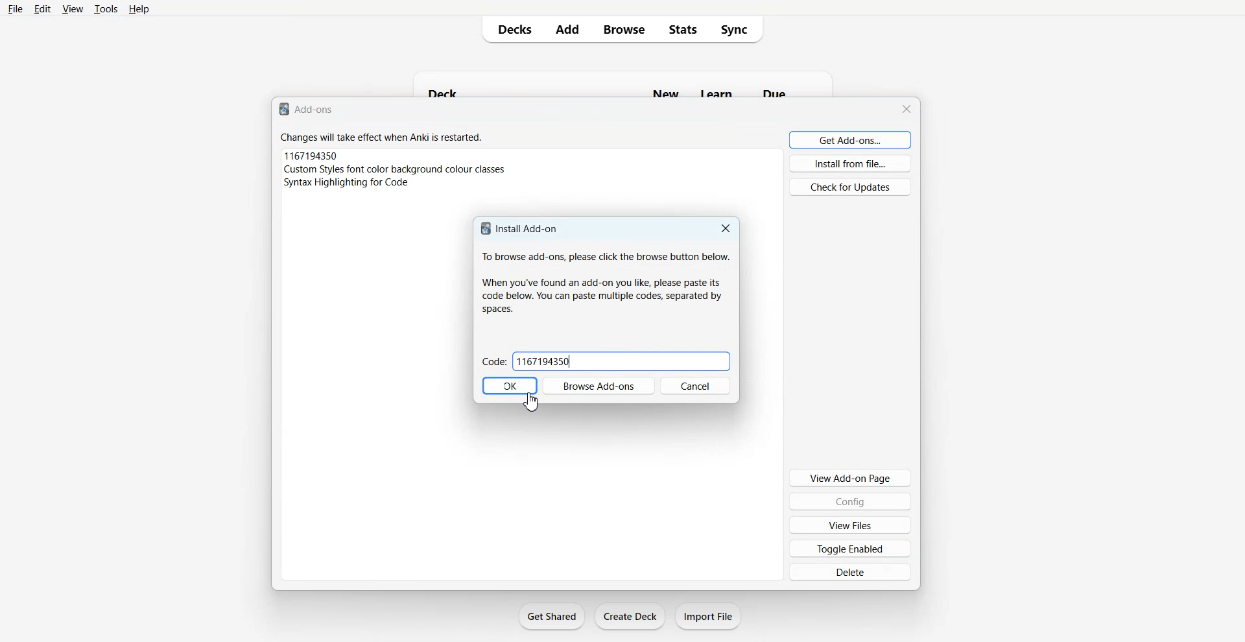 The height and width of the screenshot is (642, 1245). I want to click on Add-ons., so click(309, 109).